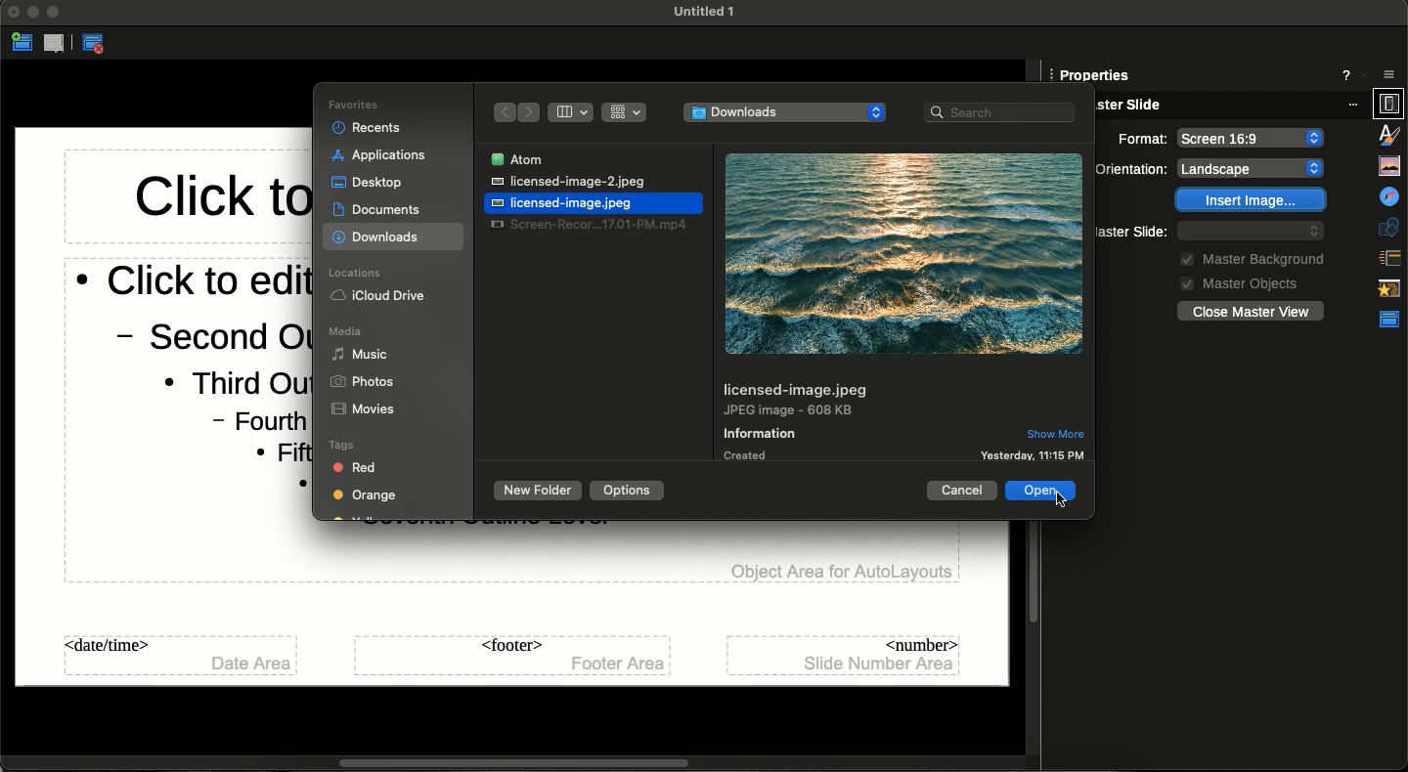  Describe the element at coordinates (22, 44) in the screenshot. I see `New master` at that location.